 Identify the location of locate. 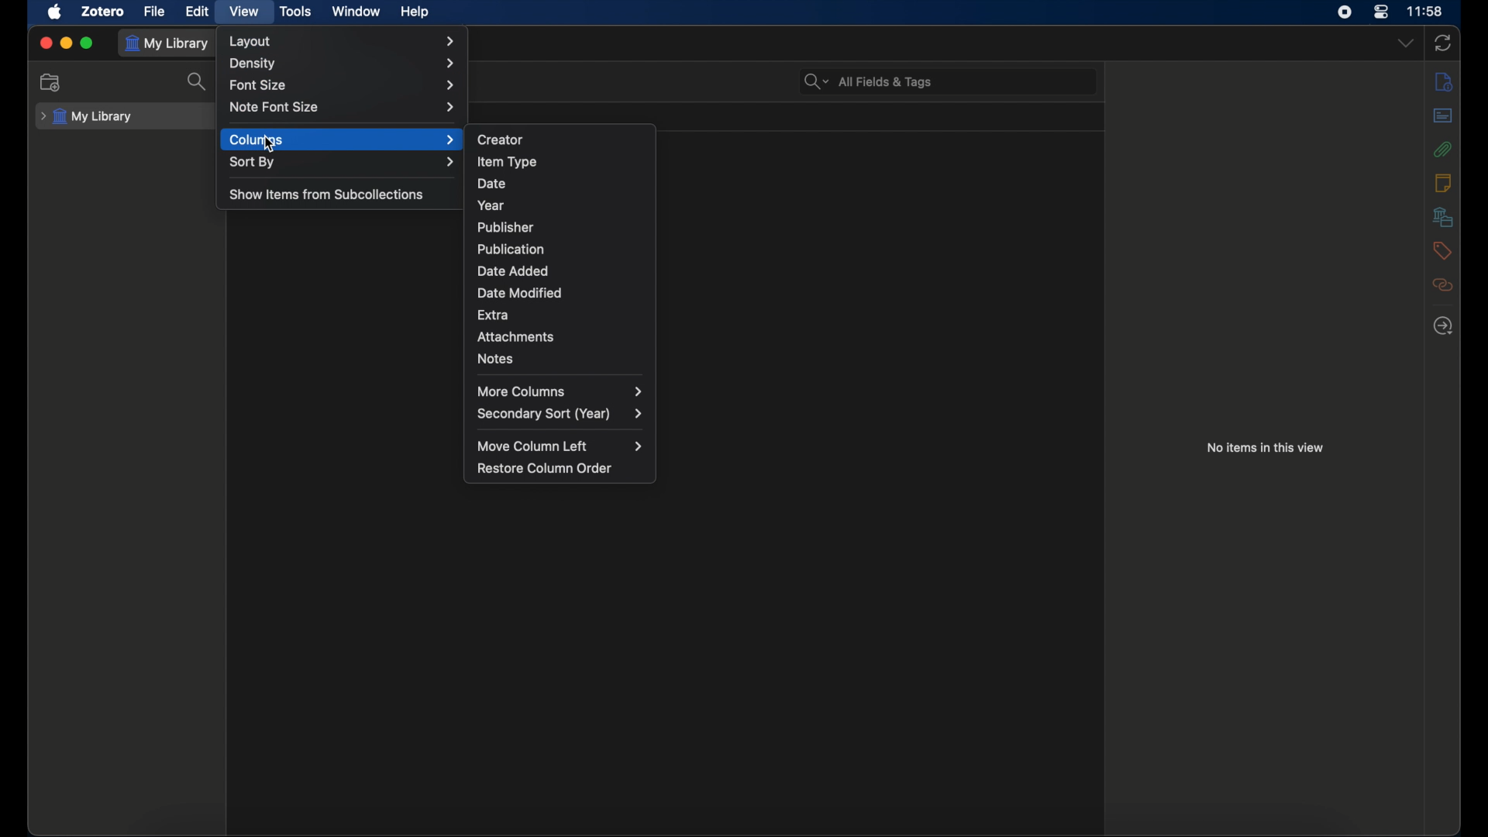
(1442, 326).